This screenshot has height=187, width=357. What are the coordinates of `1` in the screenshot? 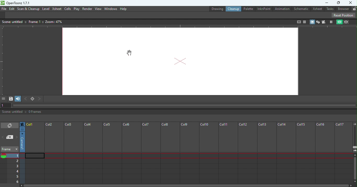 It's located at (4, 106).